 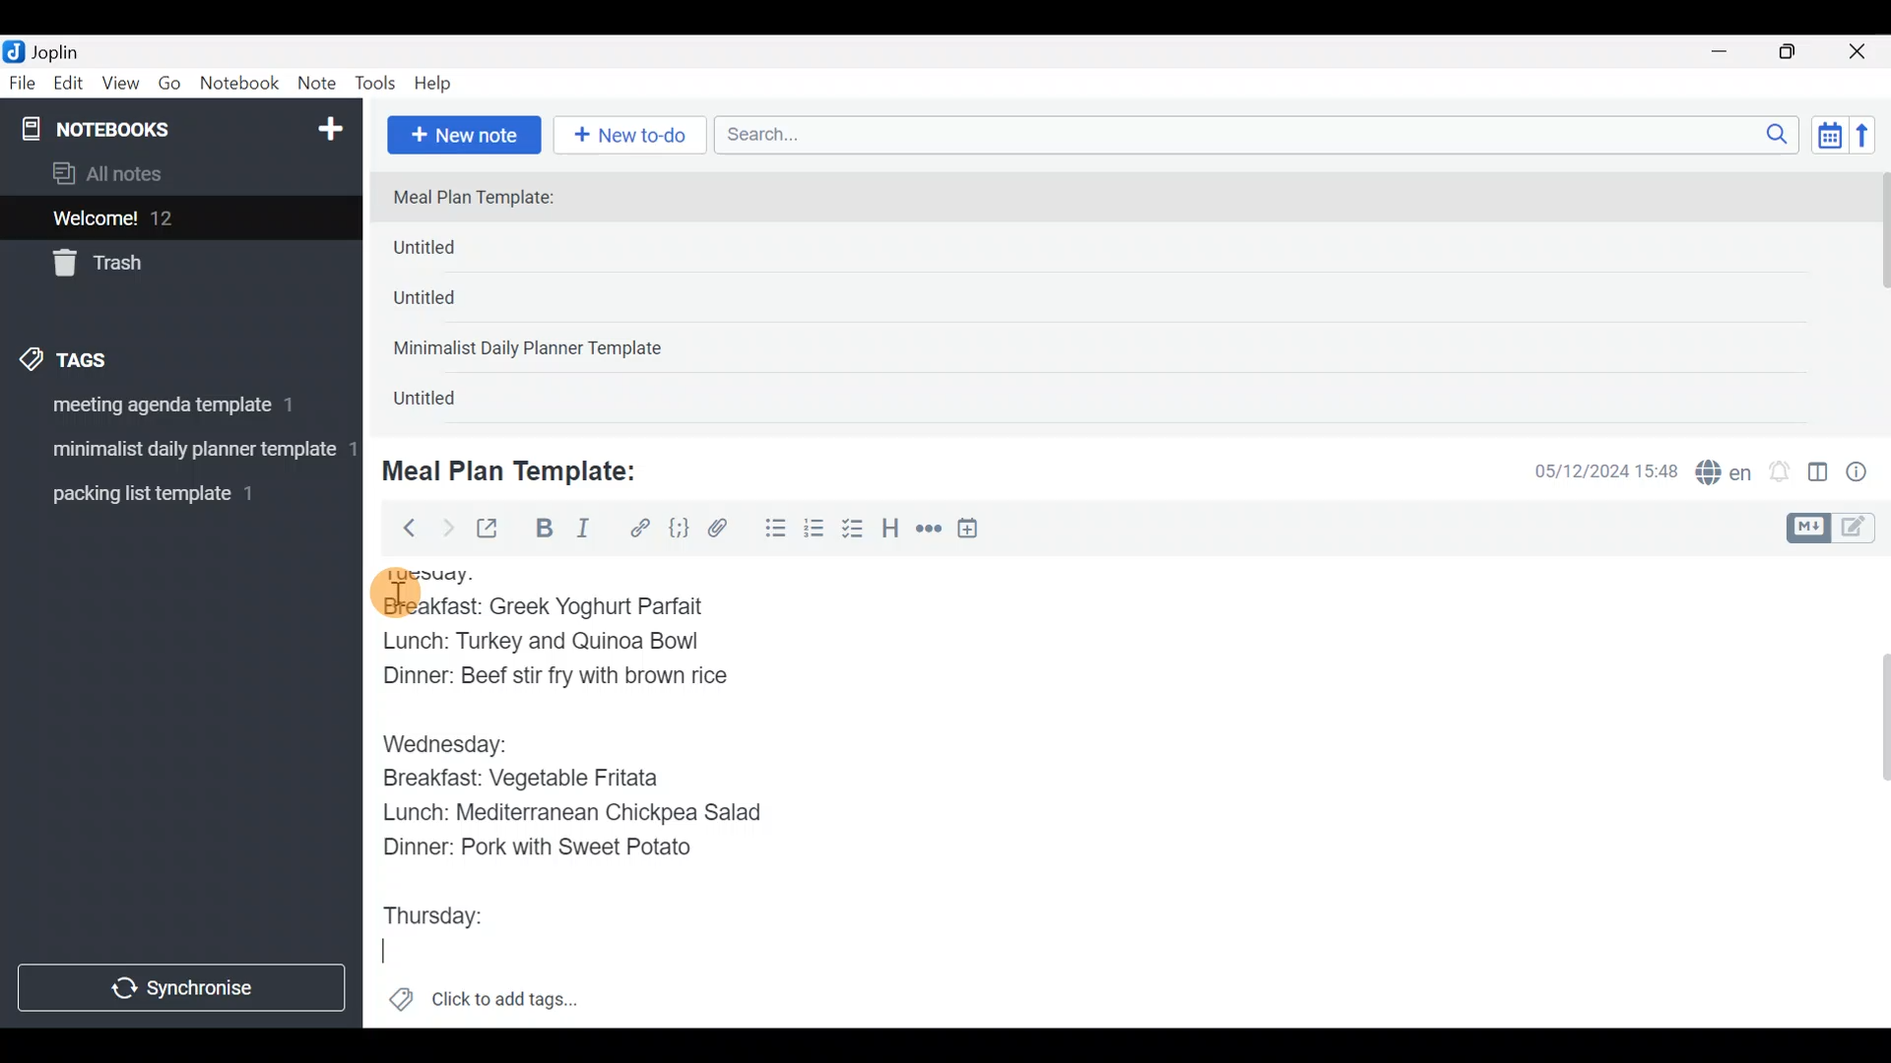 I want to click on Checkbox, so click(x=855, y=531).